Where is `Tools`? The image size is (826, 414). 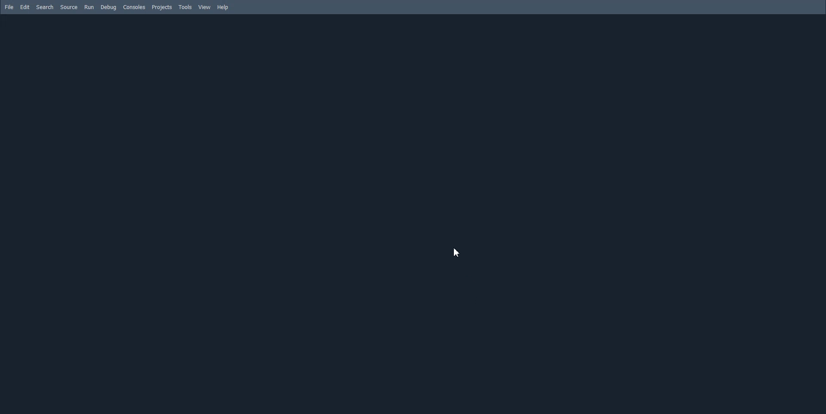
Tools is located at coordinates (186, 7).